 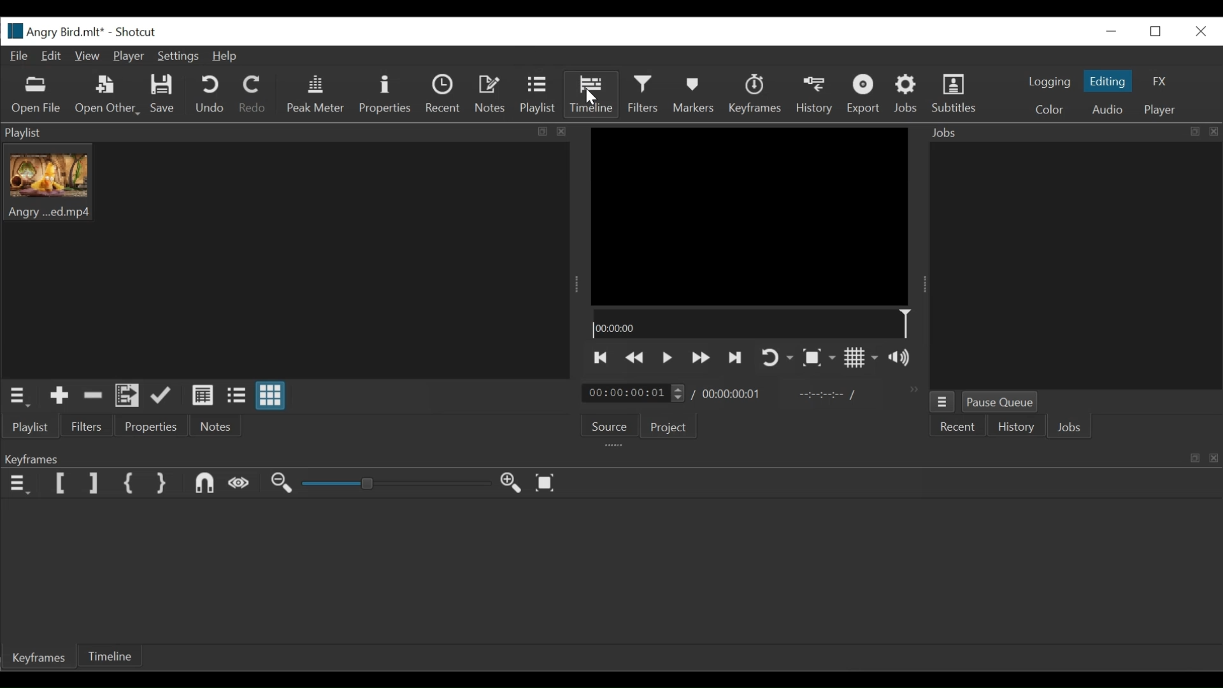 What do you see at coordinates (154, 426) in the screenshot?
I see `Properties` at bounding box center [154, 426].